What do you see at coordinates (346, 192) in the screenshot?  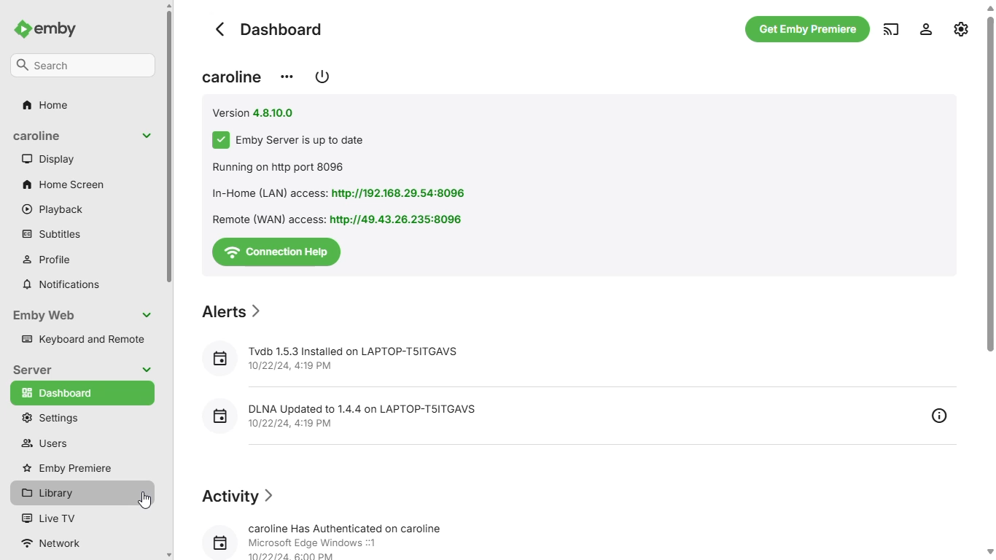 I see `In-Home (LAN) access: http://192.168.29.54:8096` at bounding box center [346, 192].